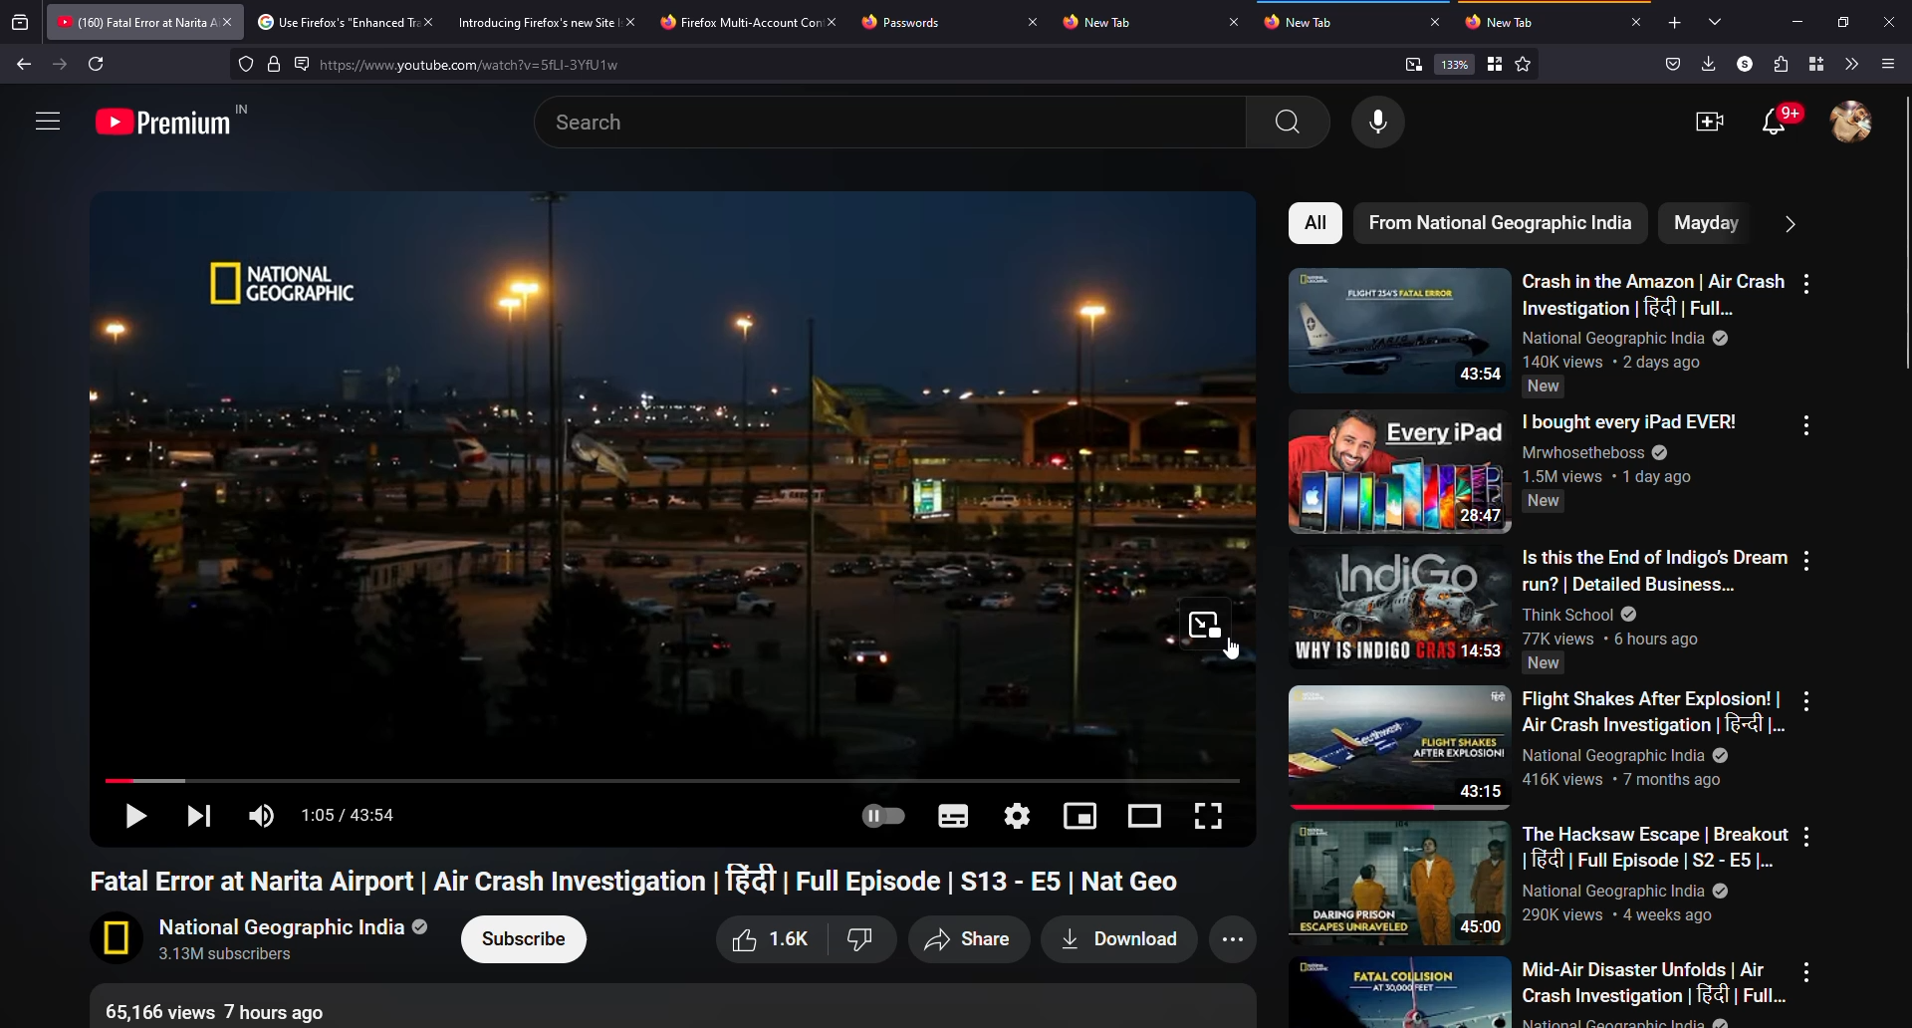 The image size is (1912, 1028). Describe the element at coordinates (1782, 122) in the screenshot. I see `otifications` at that location.